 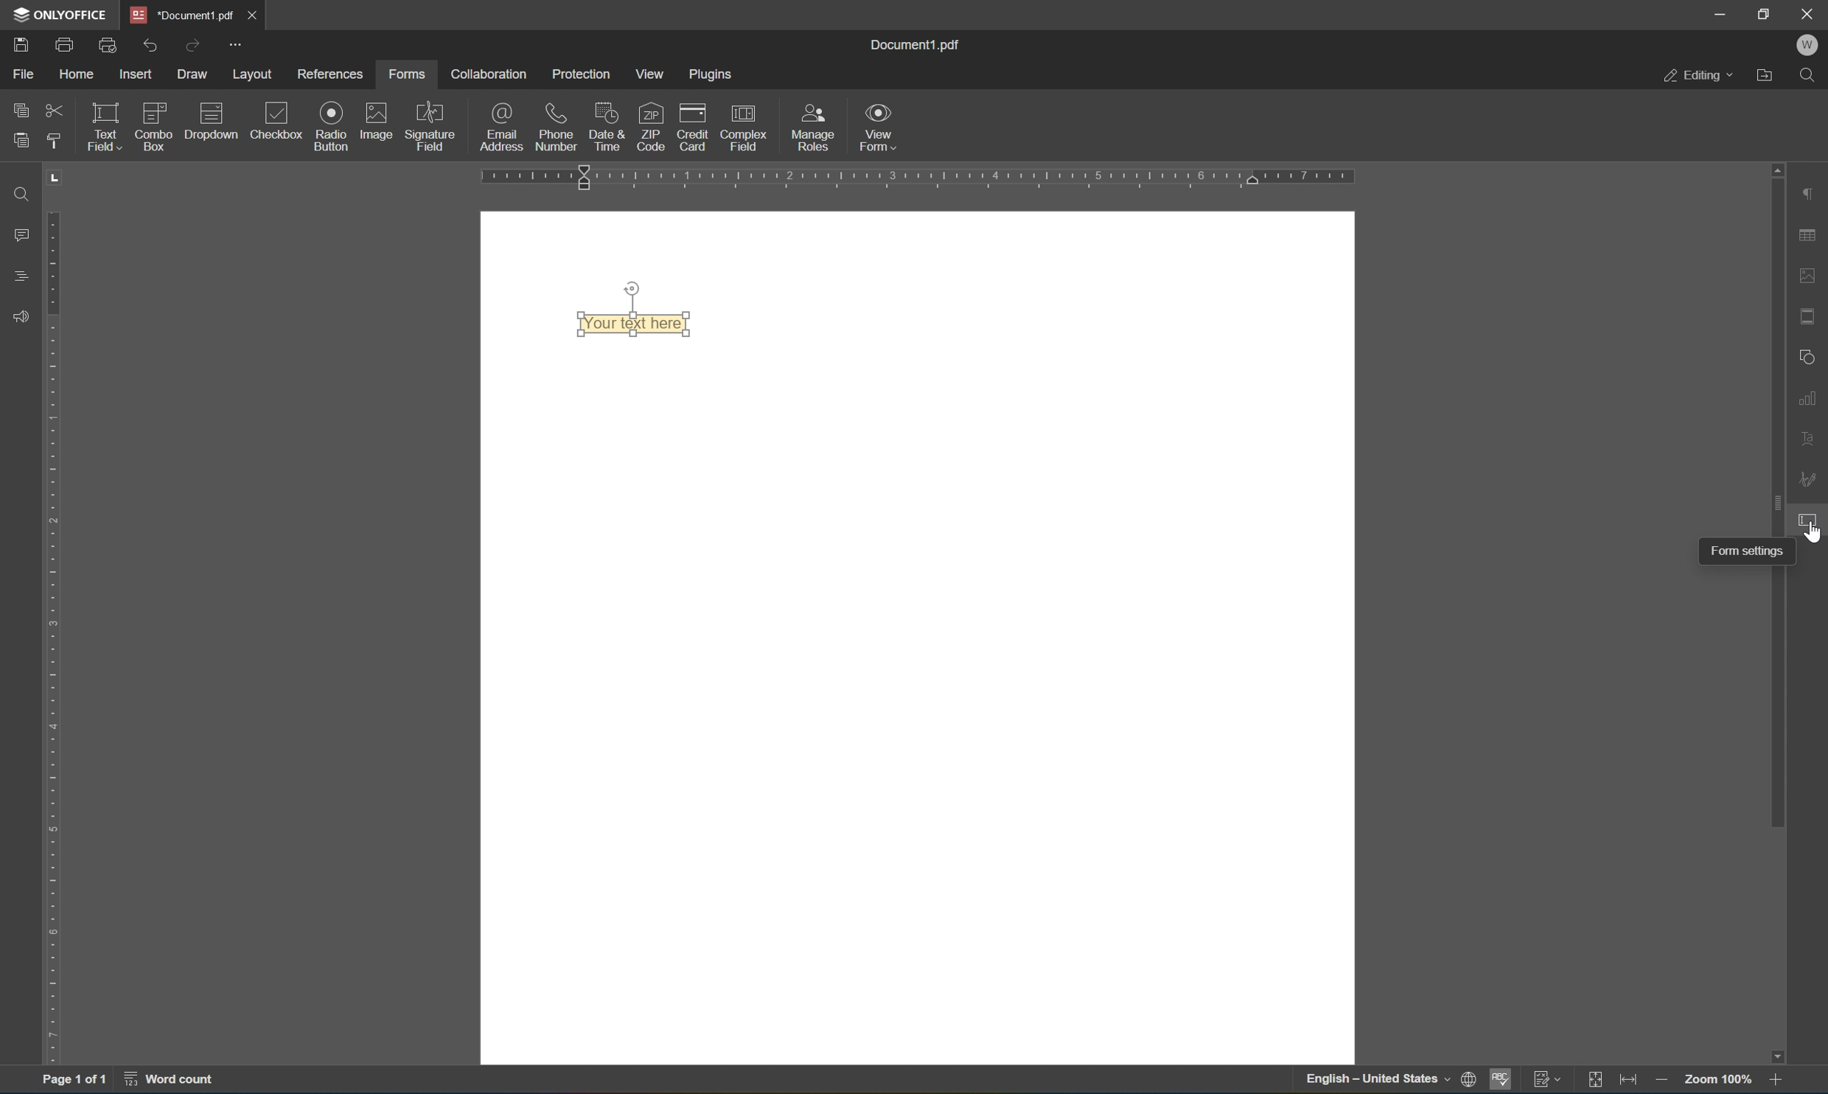 What do you see at coordinates (22, 318) in the screenshot?
I see `feedback and support` at bounding box center [22, 318].